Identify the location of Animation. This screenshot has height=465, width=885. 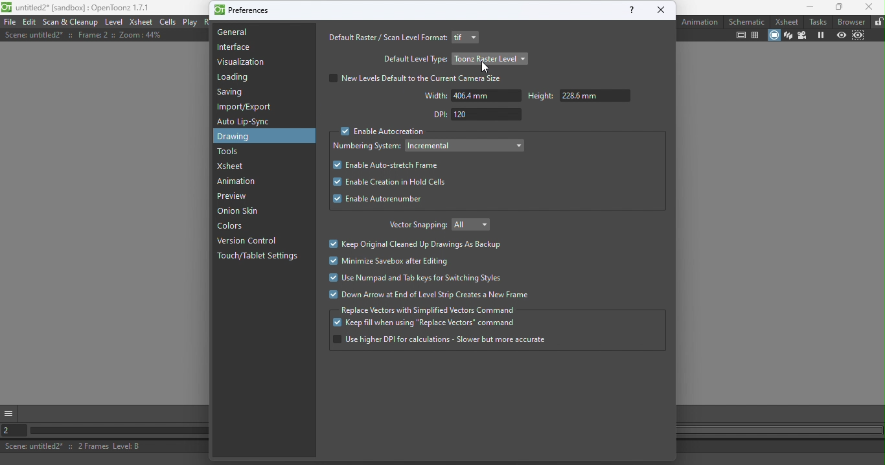
(239, 181).